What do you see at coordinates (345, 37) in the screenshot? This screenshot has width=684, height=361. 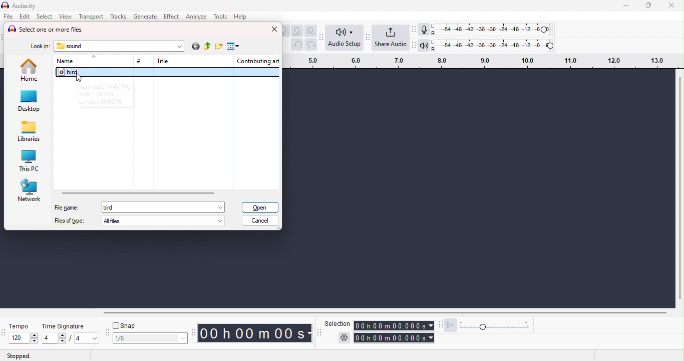 I see `Audio setup` at bounding box center [345, 37].